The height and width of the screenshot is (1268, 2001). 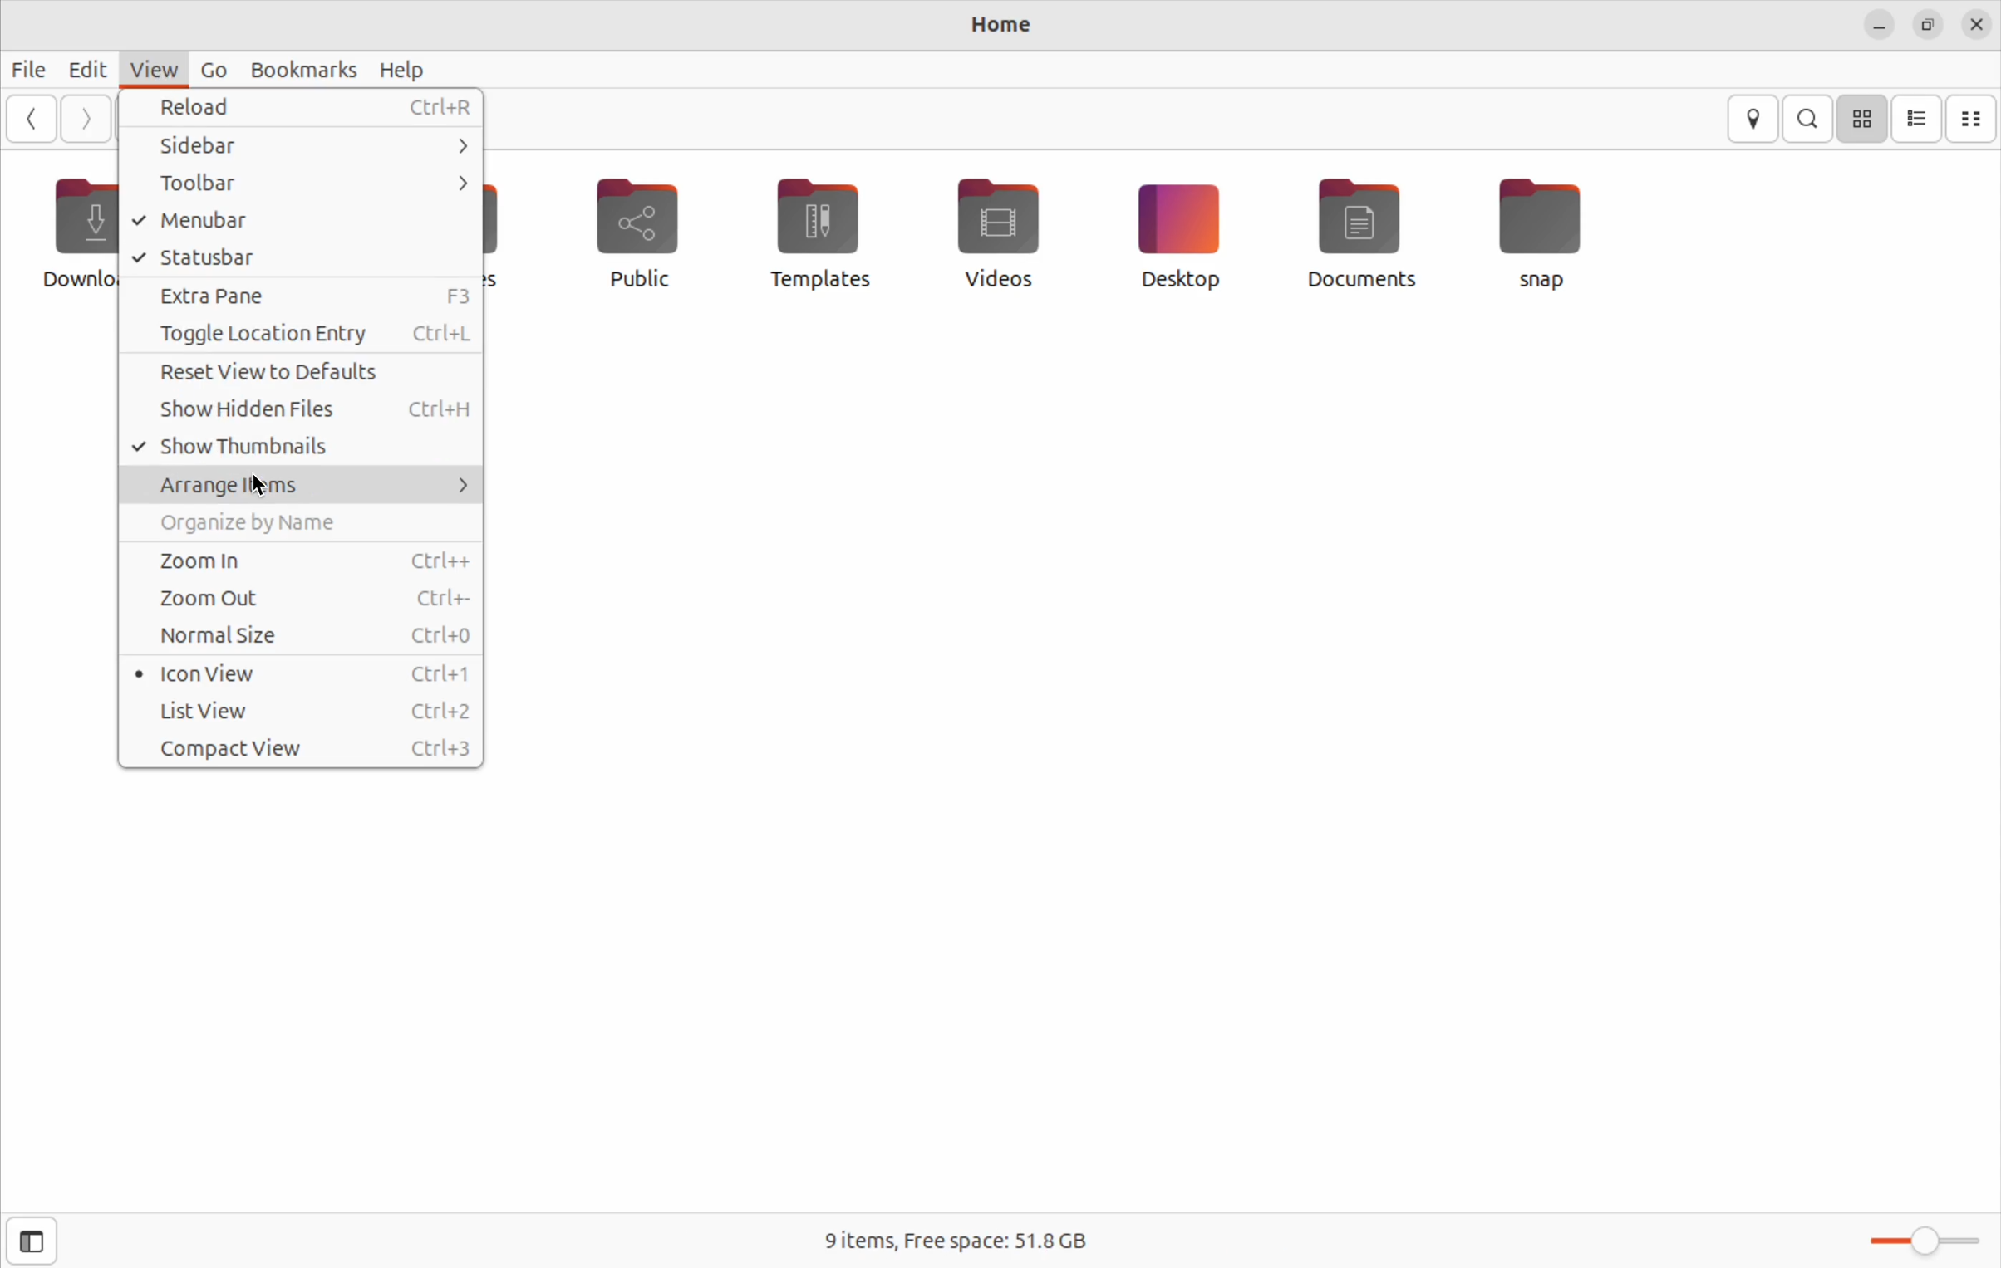 What do you see at coordinates (1361, 233) in the screenshot?
I see `Documents` at bounding box center [1361, 233].